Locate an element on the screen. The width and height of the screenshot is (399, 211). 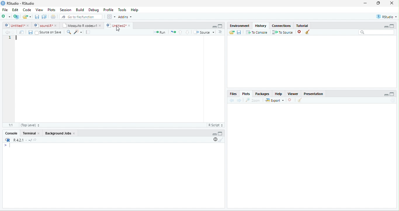
new project is located at coordinates (16, 17).